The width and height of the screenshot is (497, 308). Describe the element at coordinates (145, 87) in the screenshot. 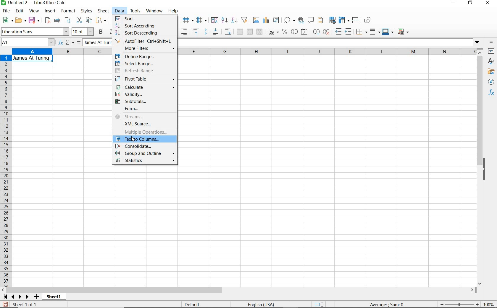

I see `calculate` at that location.